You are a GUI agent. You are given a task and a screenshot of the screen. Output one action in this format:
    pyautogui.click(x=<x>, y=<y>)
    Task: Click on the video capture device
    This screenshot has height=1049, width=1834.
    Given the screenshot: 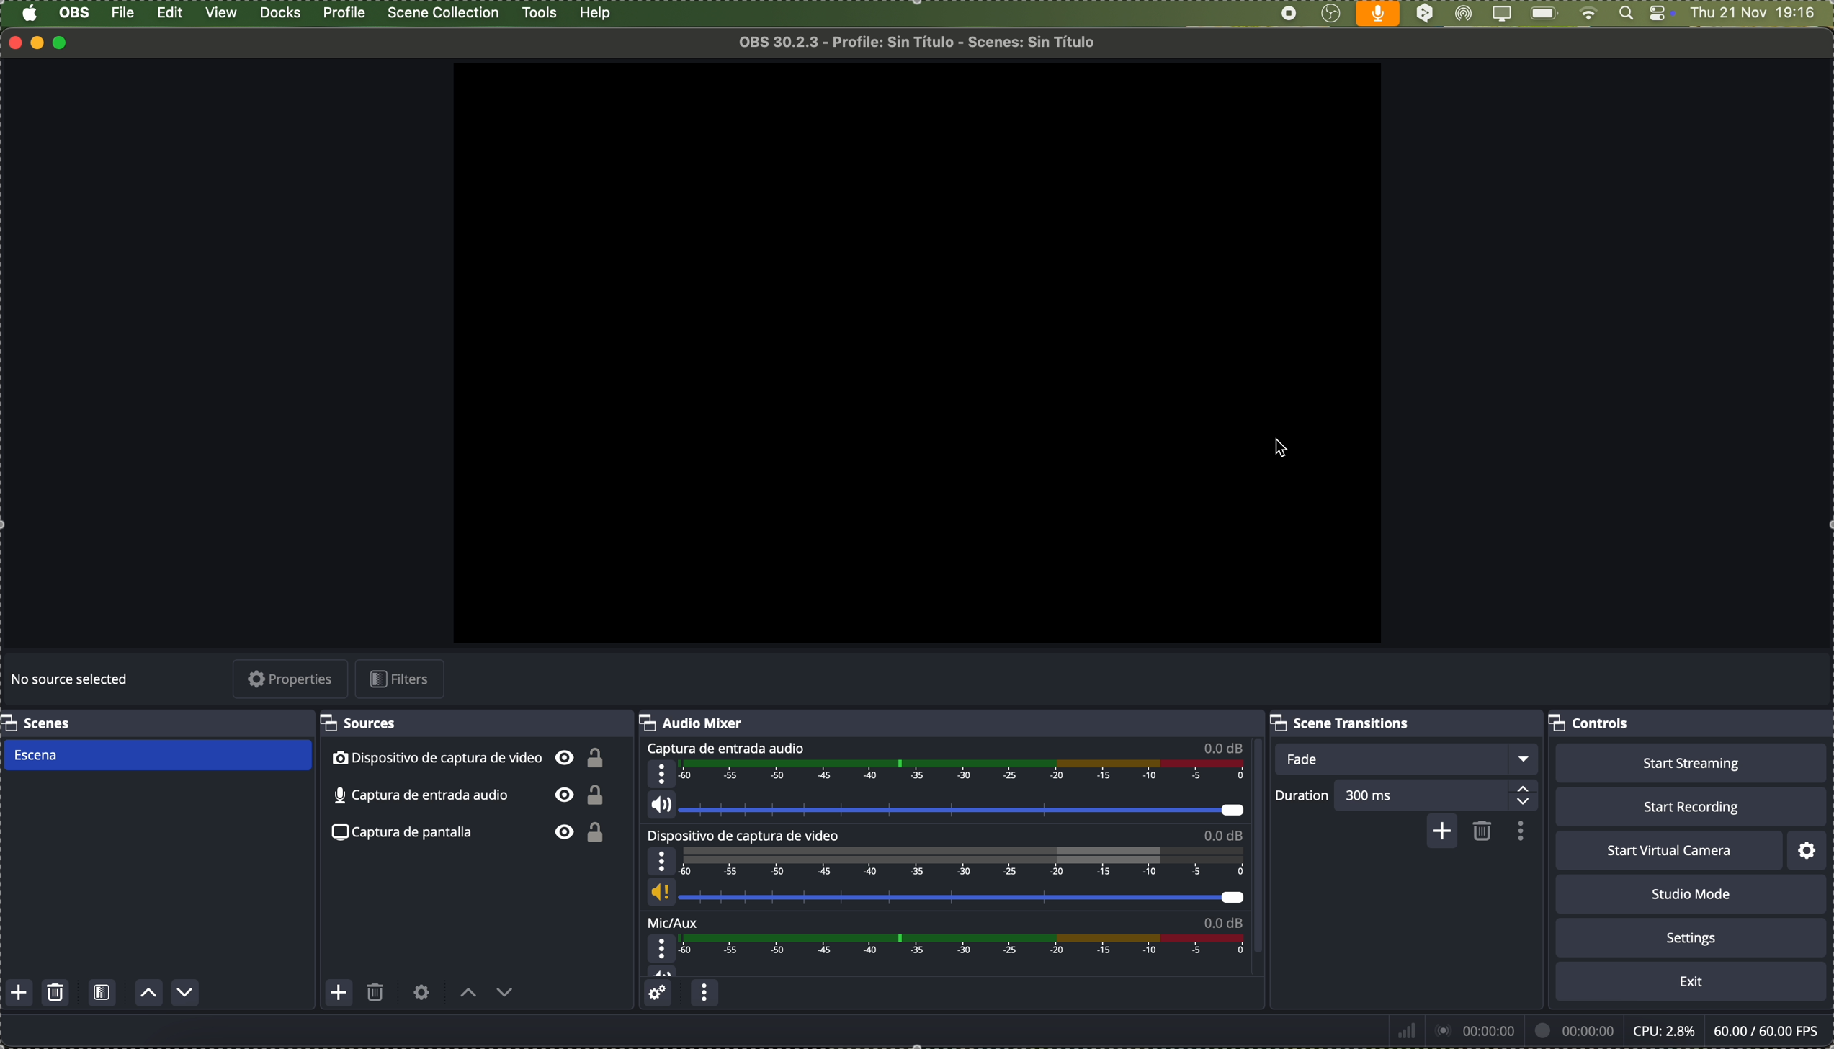 What is the action you would take?
    pyautogui.click(x=470, y=759)
    